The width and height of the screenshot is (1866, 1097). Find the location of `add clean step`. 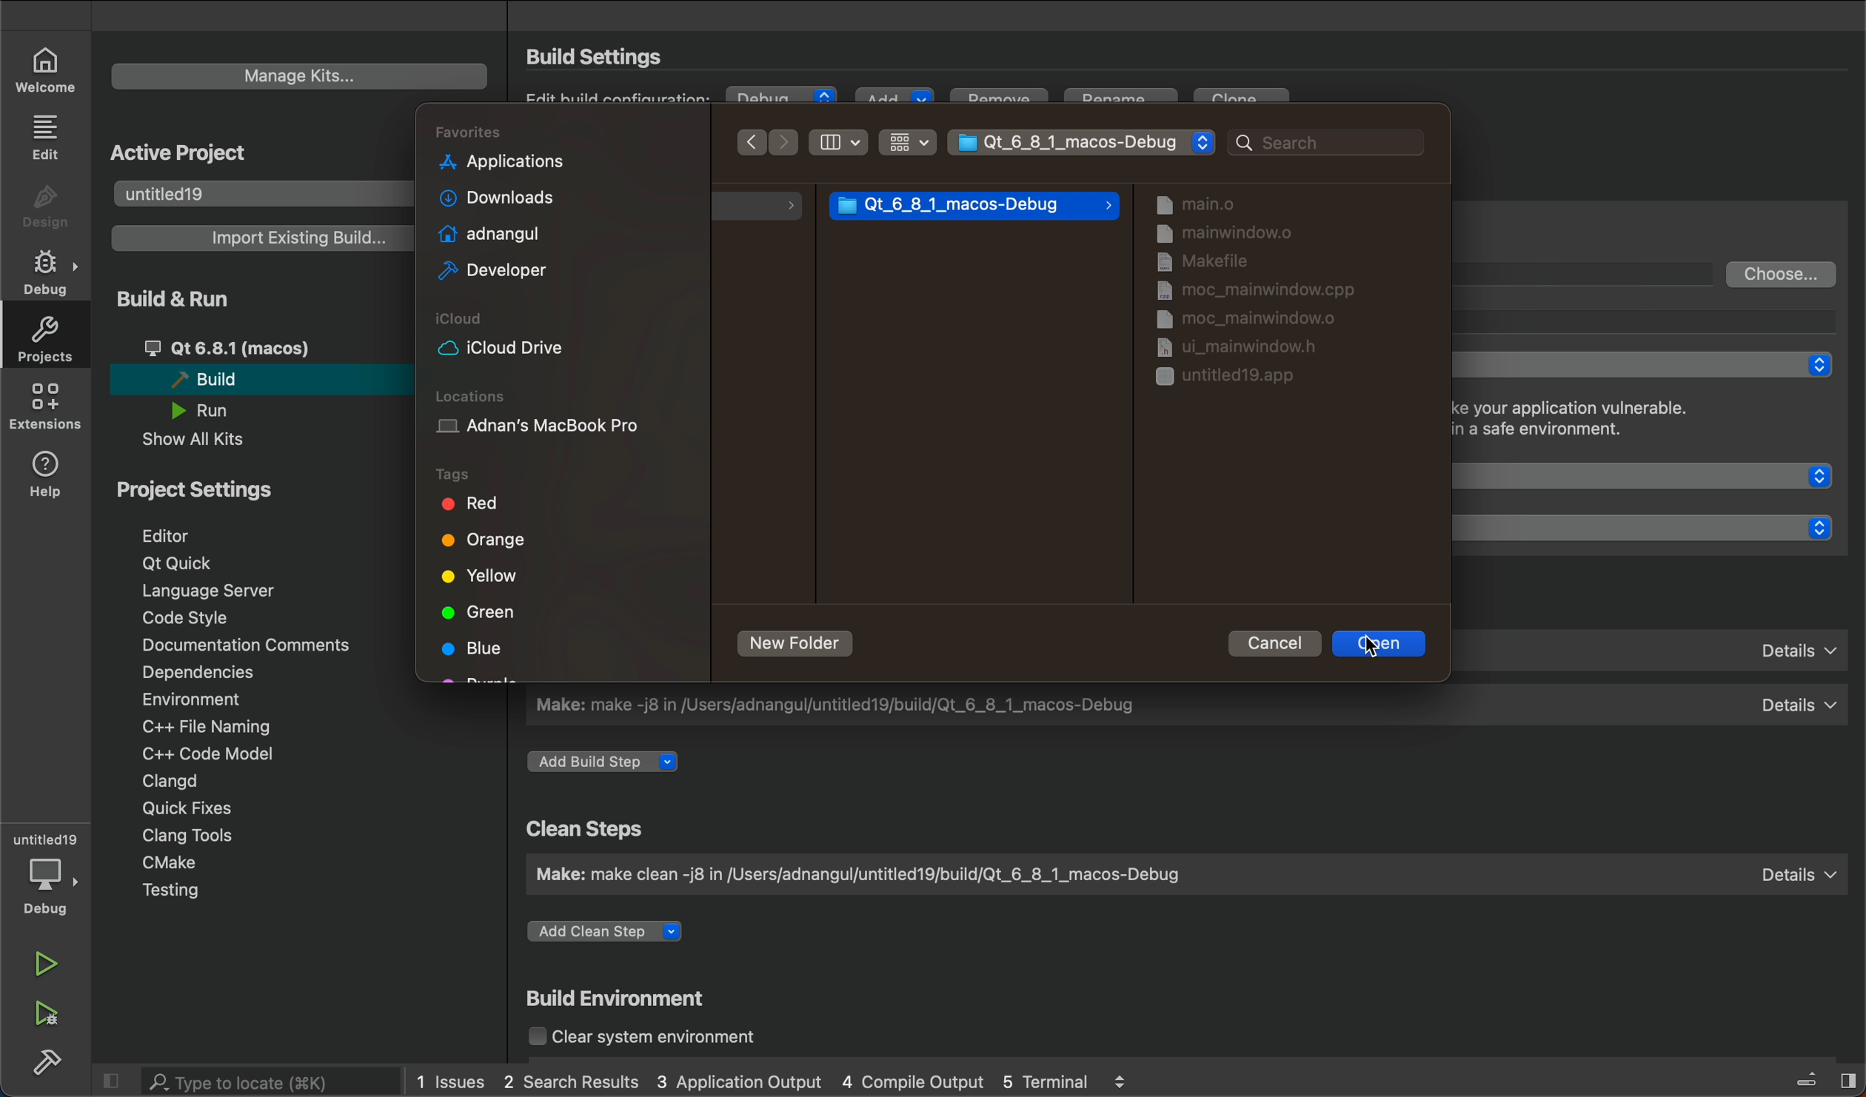

add clean step is located at coordinates (616, 936).